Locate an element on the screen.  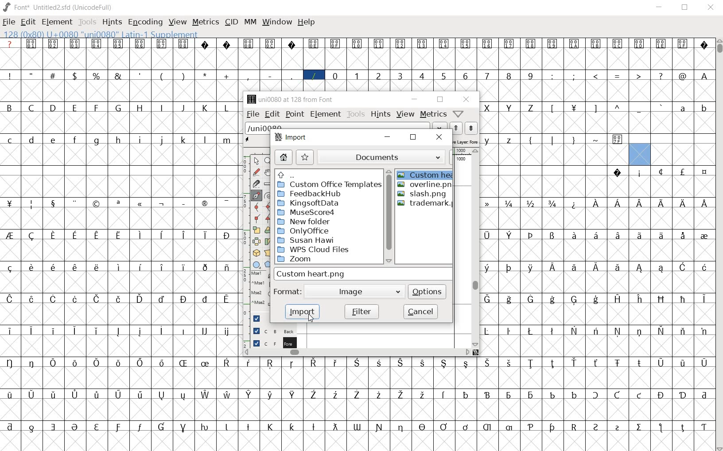
glyph is located at coordinates (574, 395).